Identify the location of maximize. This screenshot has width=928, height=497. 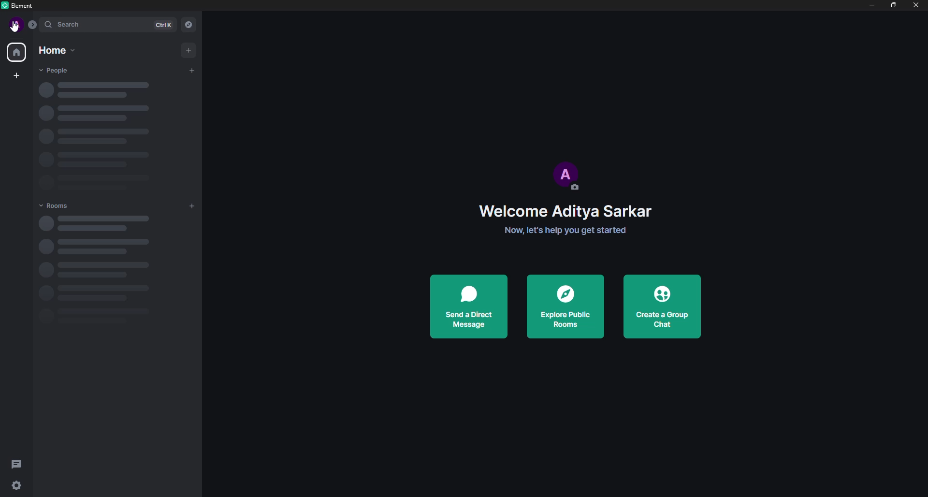
(895, 6).